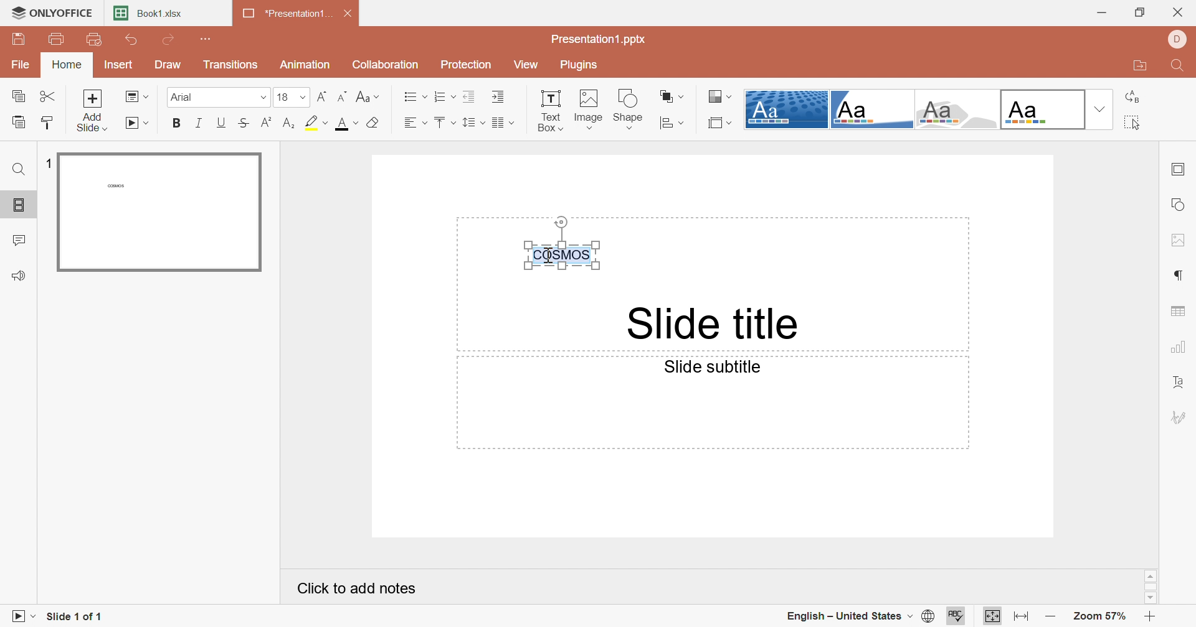  I want to click on Shape settings, so click(1180, 203).